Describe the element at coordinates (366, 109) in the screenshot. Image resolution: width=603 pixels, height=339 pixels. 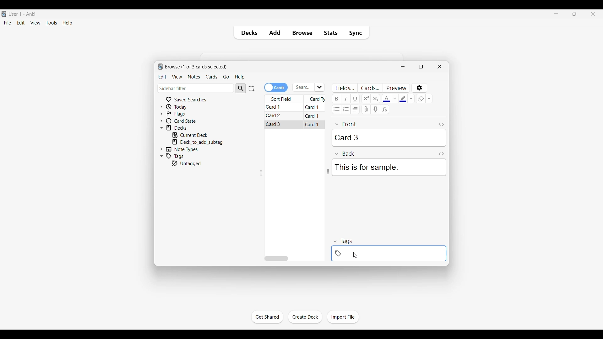
I see `Attach audio/video/picture` at that location.